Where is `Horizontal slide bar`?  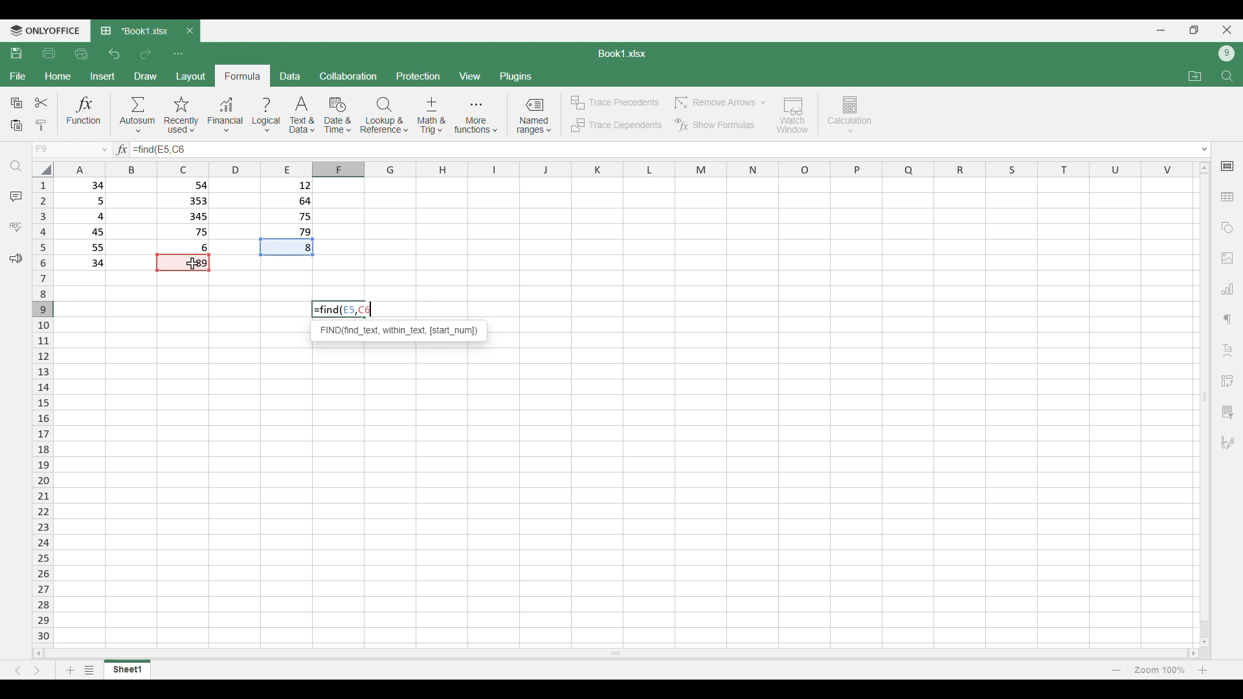
Horizontal slide bar is located at coordinates (616, 652).